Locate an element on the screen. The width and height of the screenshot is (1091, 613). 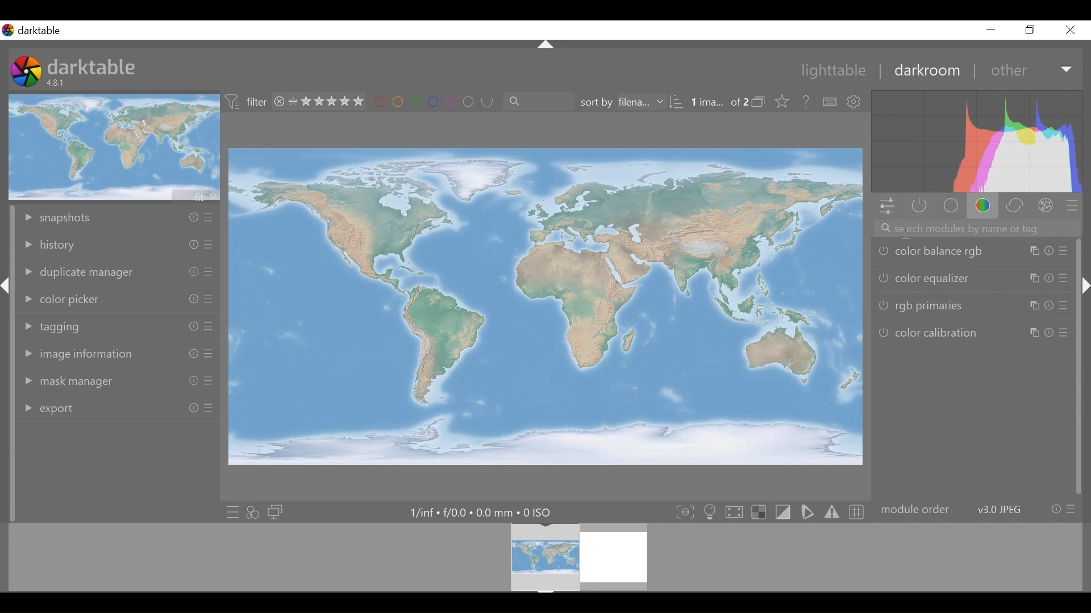
darkroom is located at coordinates (925, 70).